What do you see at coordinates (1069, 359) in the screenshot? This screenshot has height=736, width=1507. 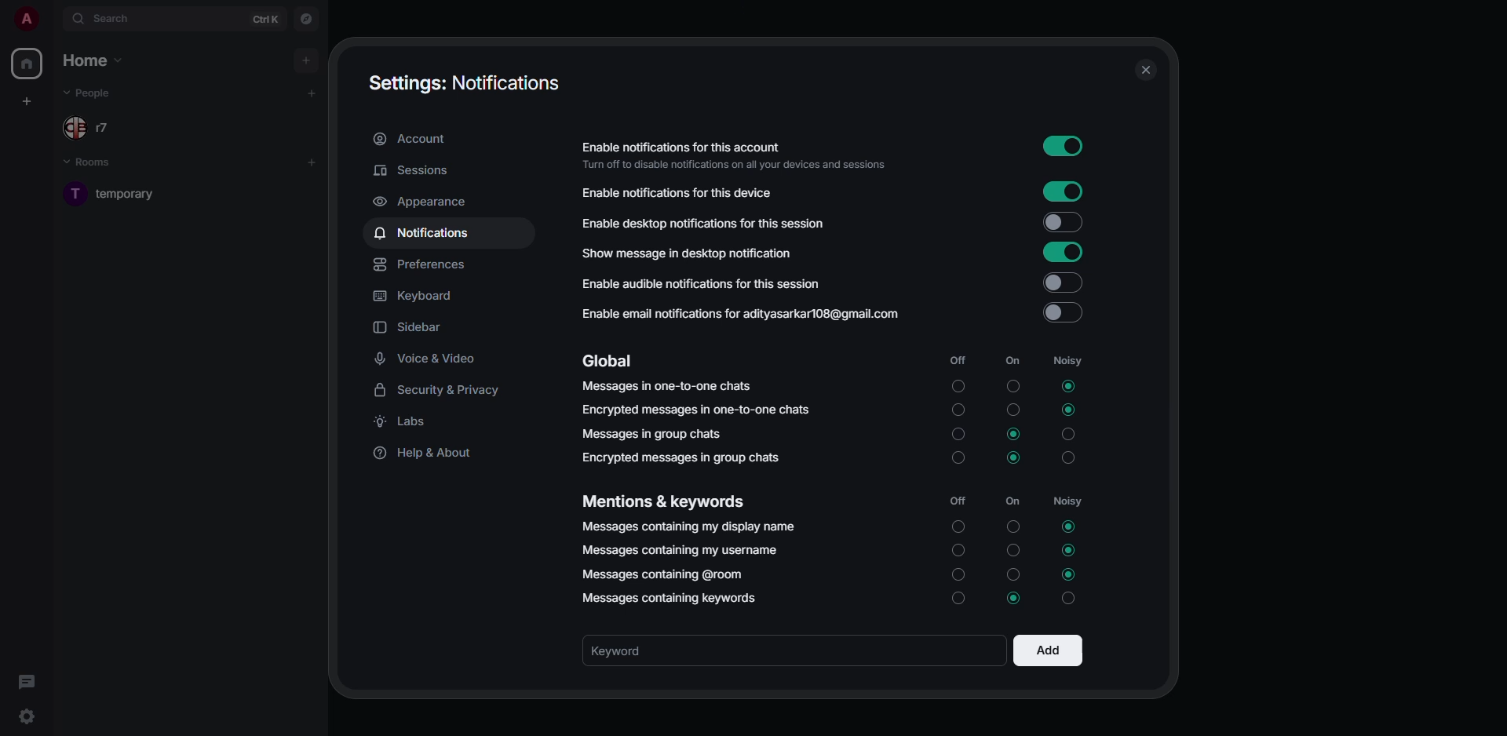 I see `noisy` at bounding box center [1069, 359].